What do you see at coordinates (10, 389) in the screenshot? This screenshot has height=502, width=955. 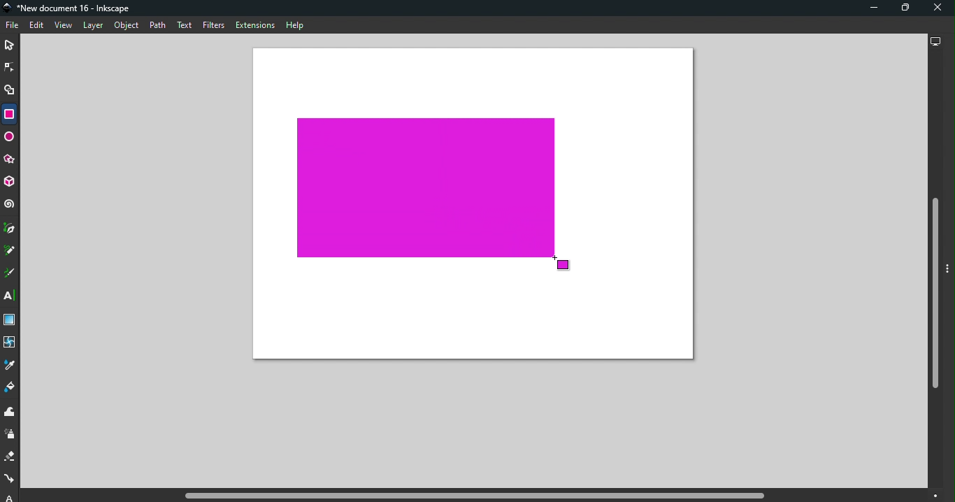 I see `Paint bucket tool` at bounding box center [10, 389].